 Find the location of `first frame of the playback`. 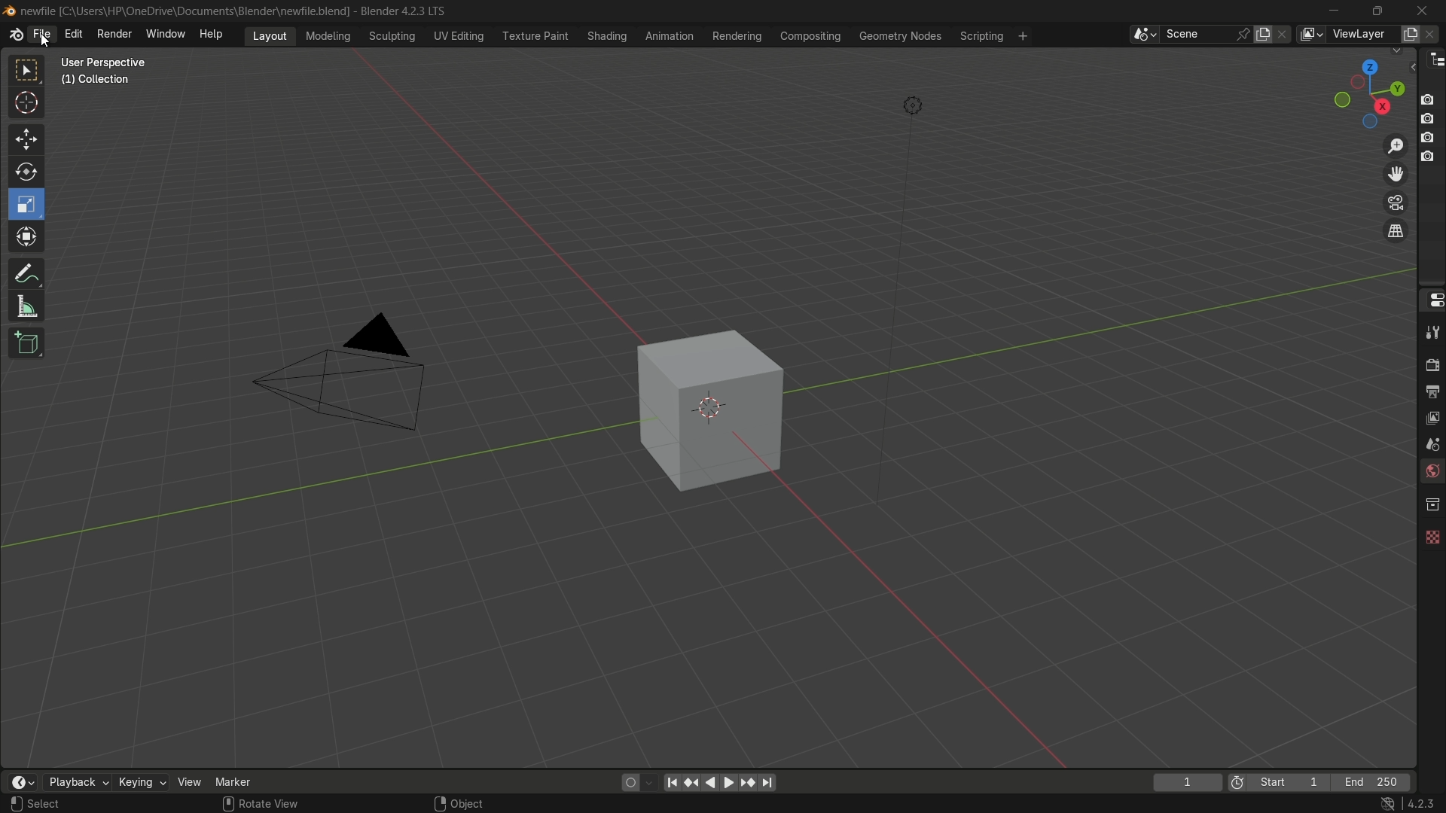

first frame of the playback is located at coordinates (1279, 782).